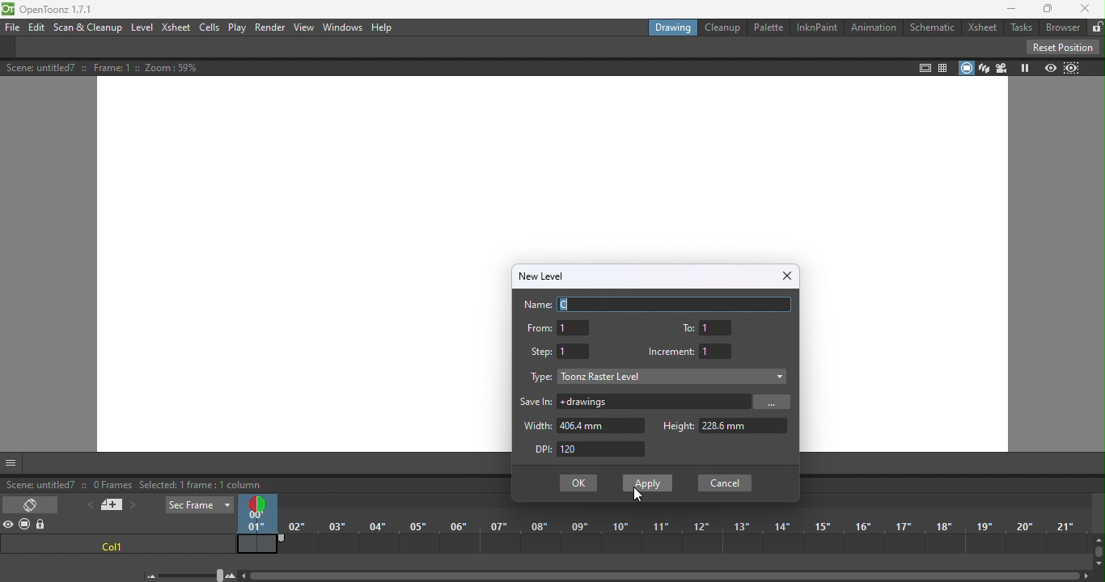  I want to click on Safe area, so click(924, 67).